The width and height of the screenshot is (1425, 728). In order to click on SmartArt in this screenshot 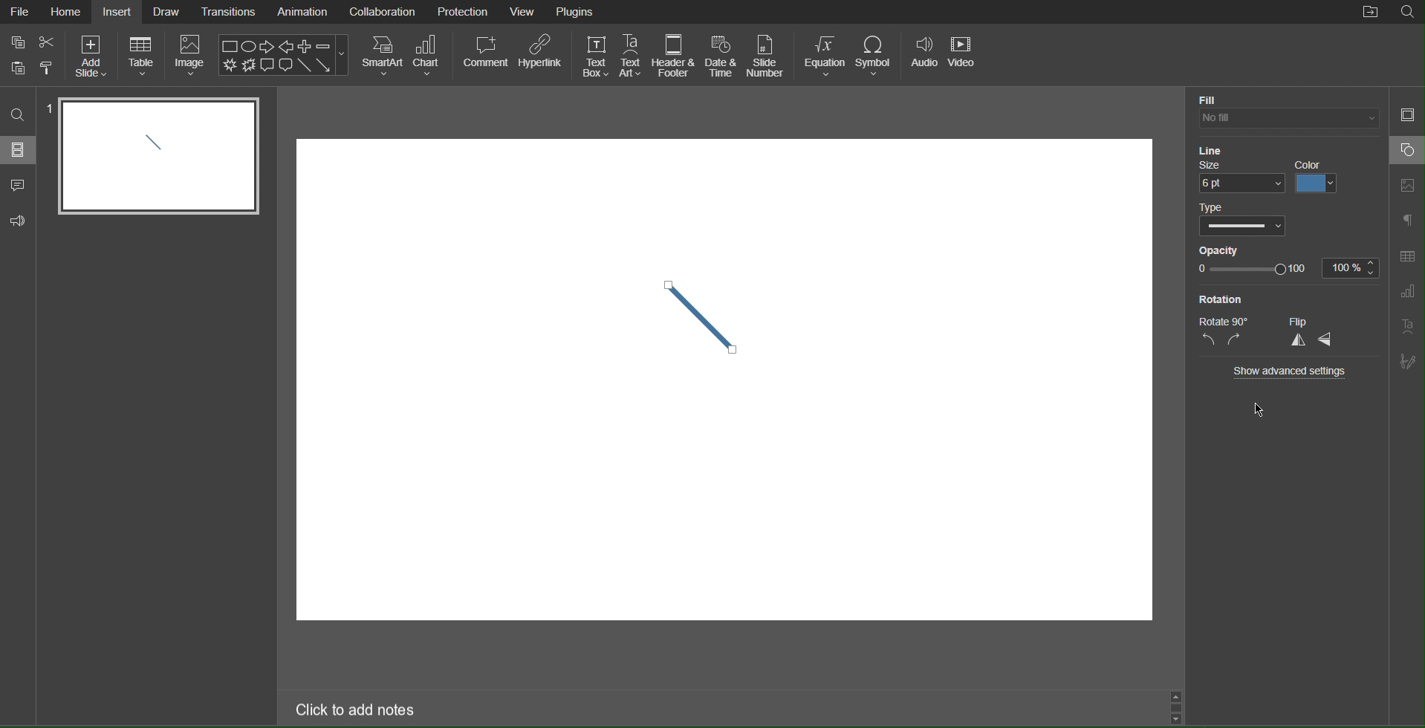, I will do `click(382, 55)`.